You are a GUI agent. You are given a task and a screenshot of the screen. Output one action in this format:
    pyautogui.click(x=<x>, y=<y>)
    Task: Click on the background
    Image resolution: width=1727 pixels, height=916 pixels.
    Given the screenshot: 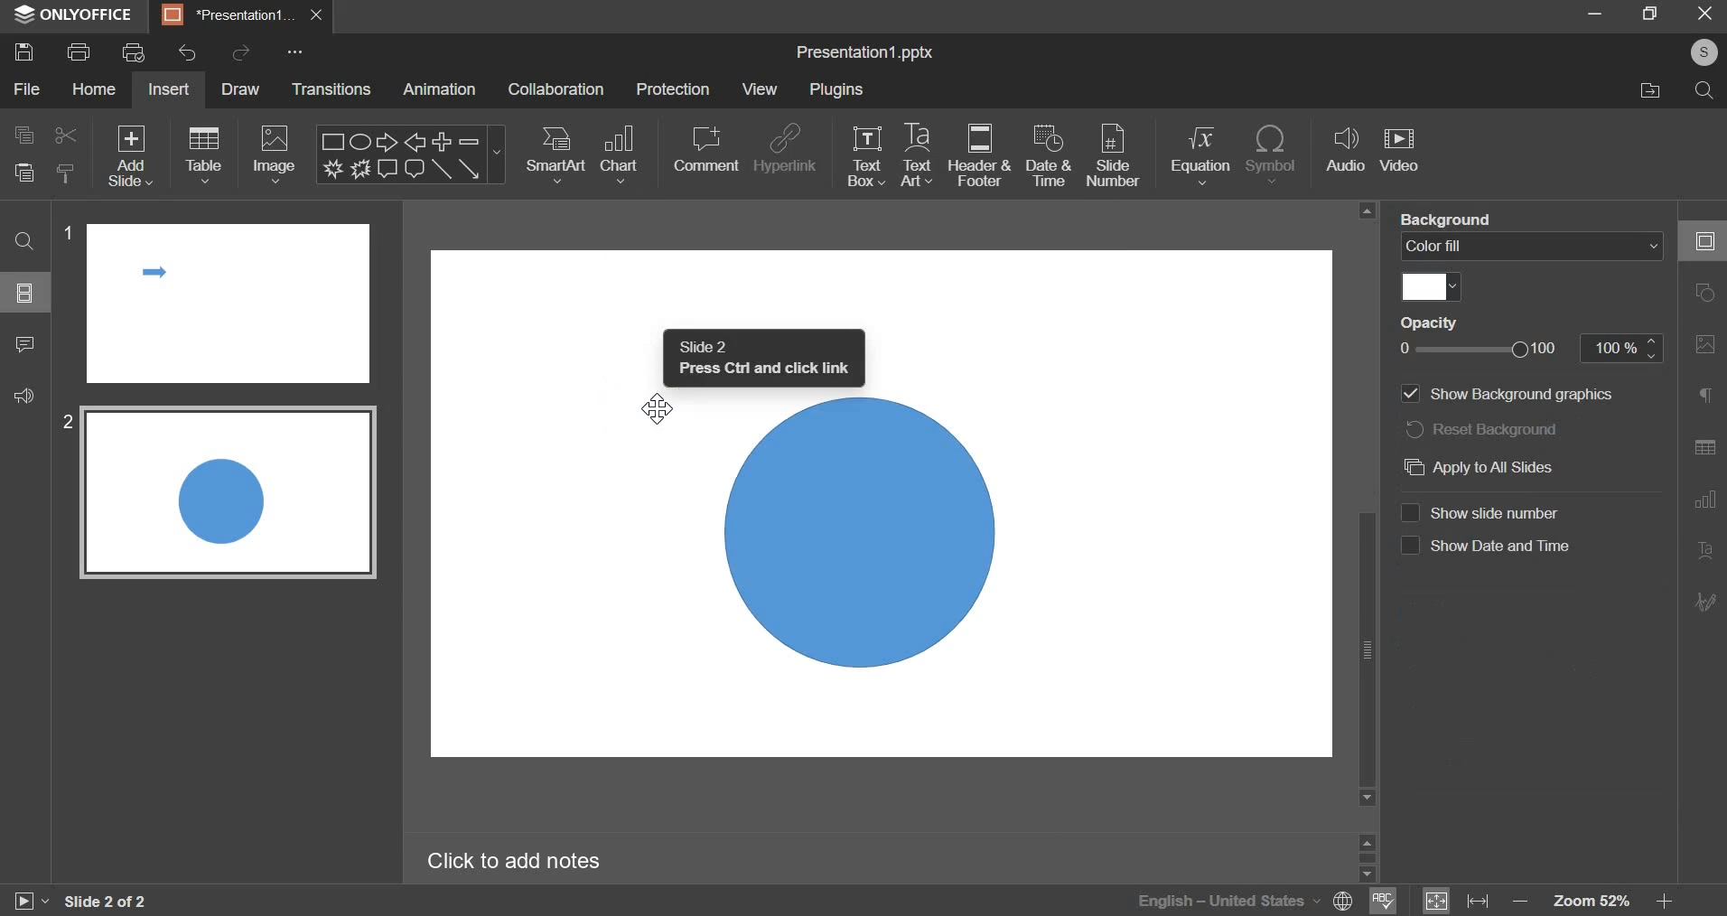 What is the action you would take?
    pyautogui.click(x=1451, y=219)
    